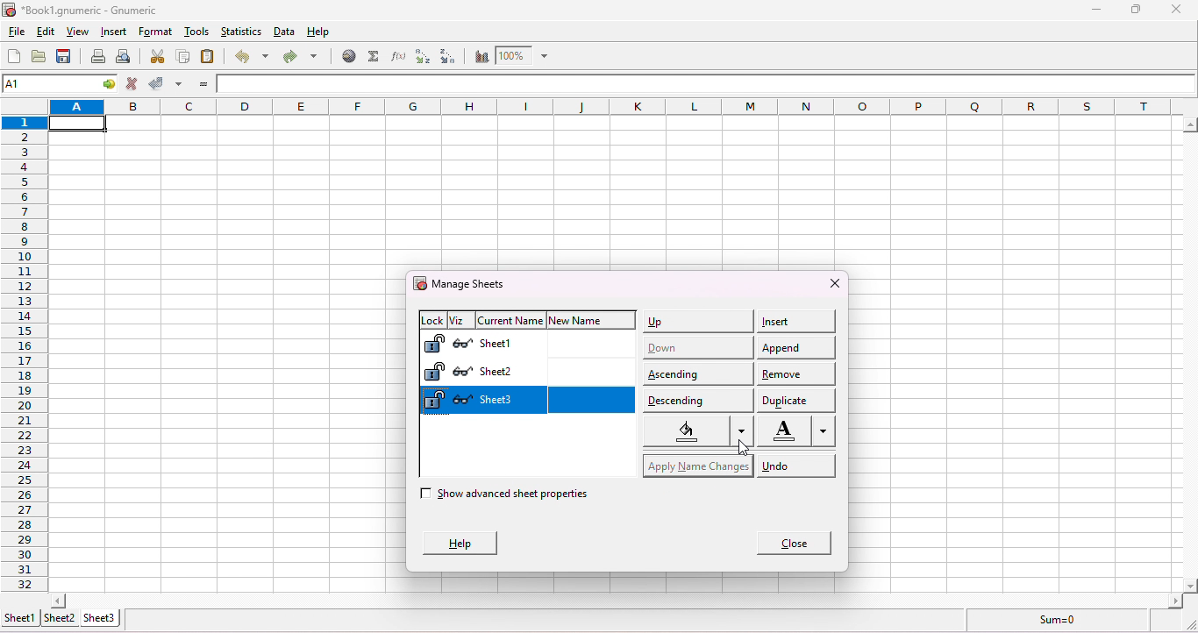  Describe the element at coordinates (696, 371) in the screenshot. I see `ascending` at that location.